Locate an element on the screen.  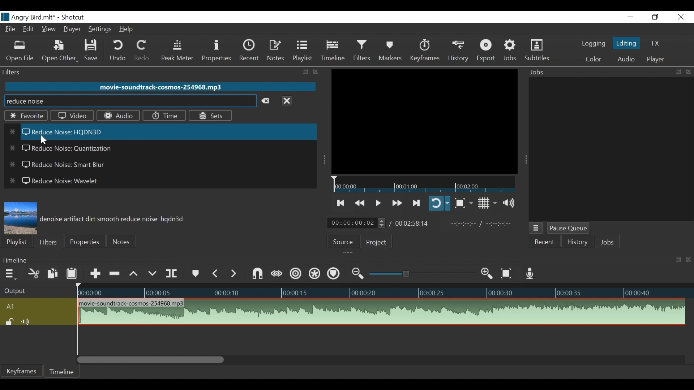
Lift is located at coordinates (134, 274).